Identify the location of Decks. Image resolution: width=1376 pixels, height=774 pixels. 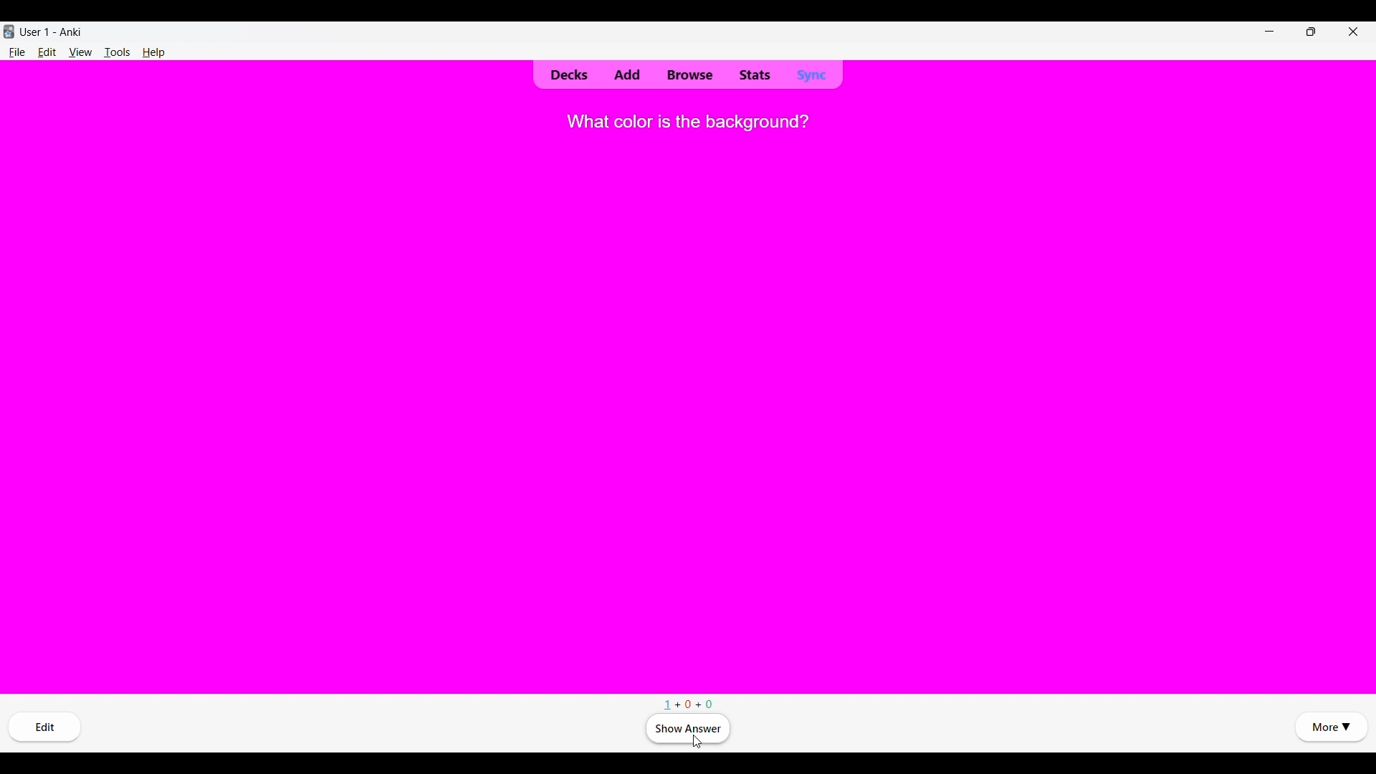
(565, 74).